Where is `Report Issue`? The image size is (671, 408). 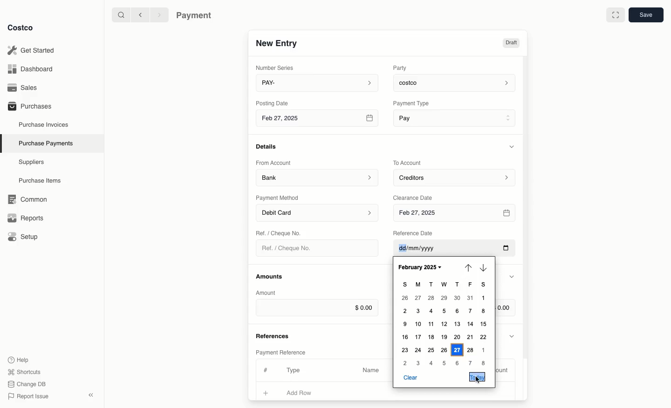
Report Issue is located at coordinates (28, 397).